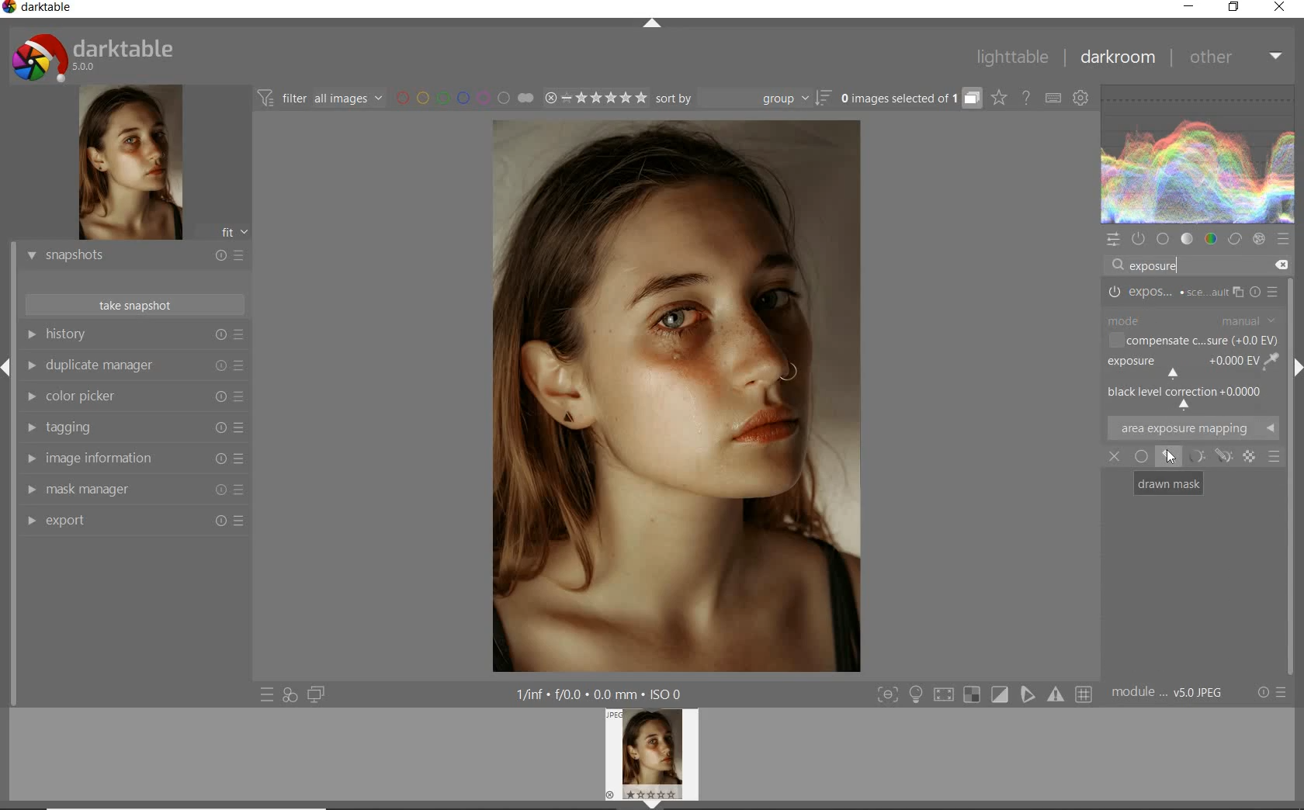 The width and height of the screenshot is (1304, 810). Describe the element at coordinates (1167, 483) in the screenshot. I see `DRAWN MASK` at that location.